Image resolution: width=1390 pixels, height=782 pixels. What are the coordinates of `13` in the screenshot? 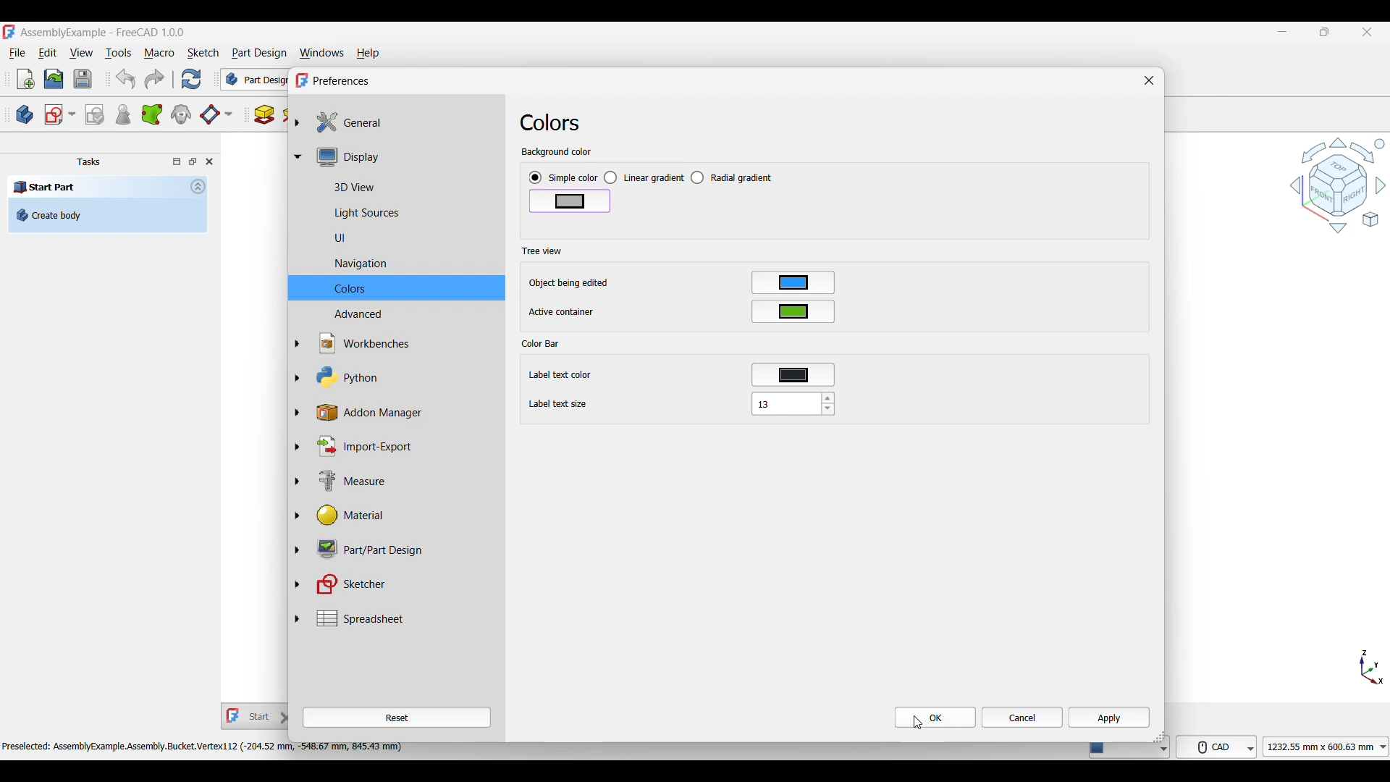 It's located at (793, 403).